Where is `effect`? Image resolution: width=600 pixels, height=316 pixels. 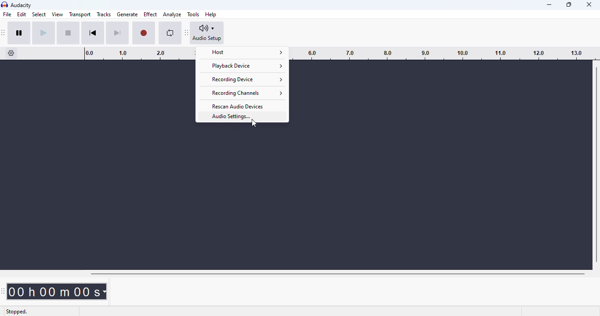
effect is located at coordinates (150, 14).